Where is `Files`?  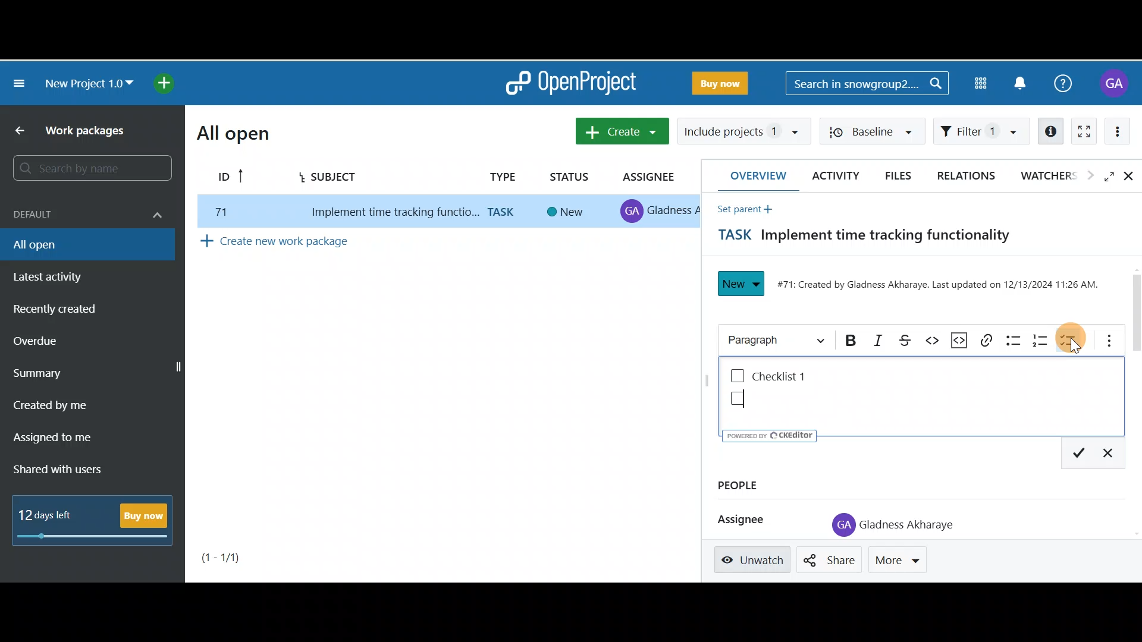 Files is located at coordinates (902, 176).